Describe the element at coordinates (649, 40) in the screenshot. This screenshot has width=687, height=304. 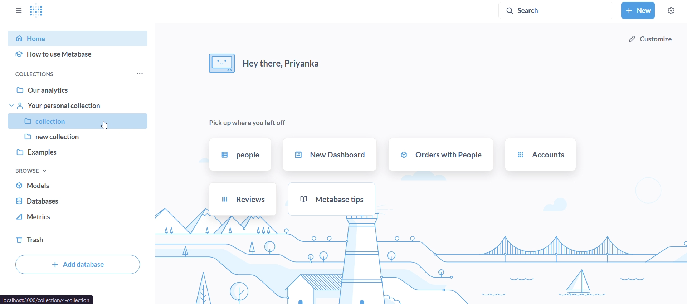
I see `customize` at that location.